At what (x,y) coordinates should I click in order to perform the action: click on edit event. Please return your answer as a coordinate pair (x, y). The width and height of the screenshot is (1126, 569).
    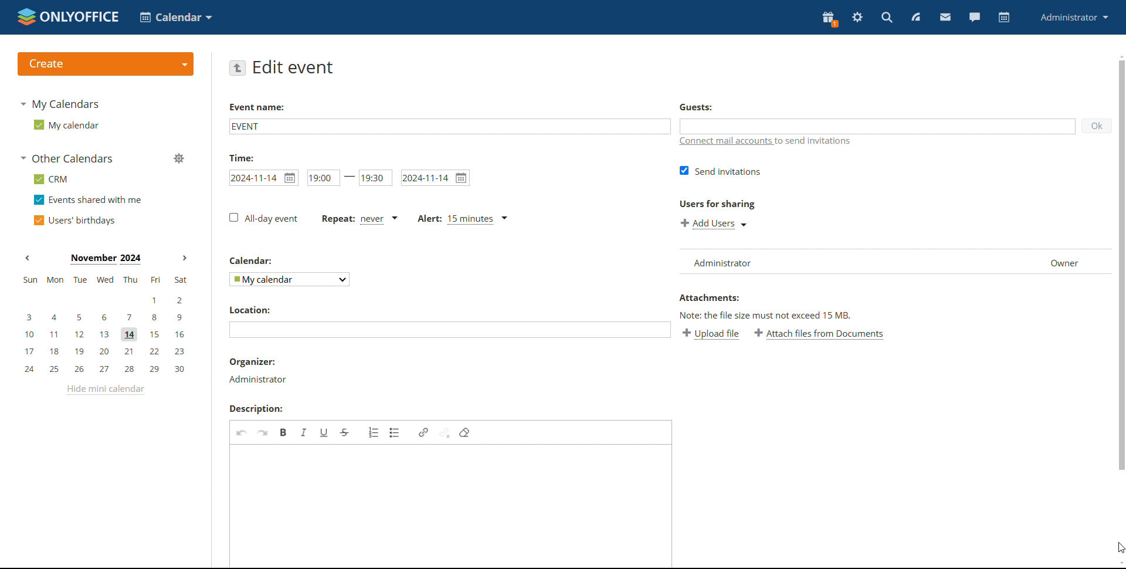
    Looking at the image, I should click on (294, 67).